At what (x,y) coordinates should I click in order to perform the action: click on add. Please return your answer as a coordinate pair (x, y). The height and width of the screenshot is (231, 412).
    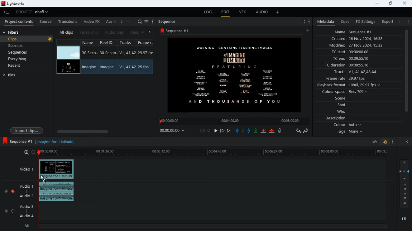
    Looking at the image, I should click on (308, 31).